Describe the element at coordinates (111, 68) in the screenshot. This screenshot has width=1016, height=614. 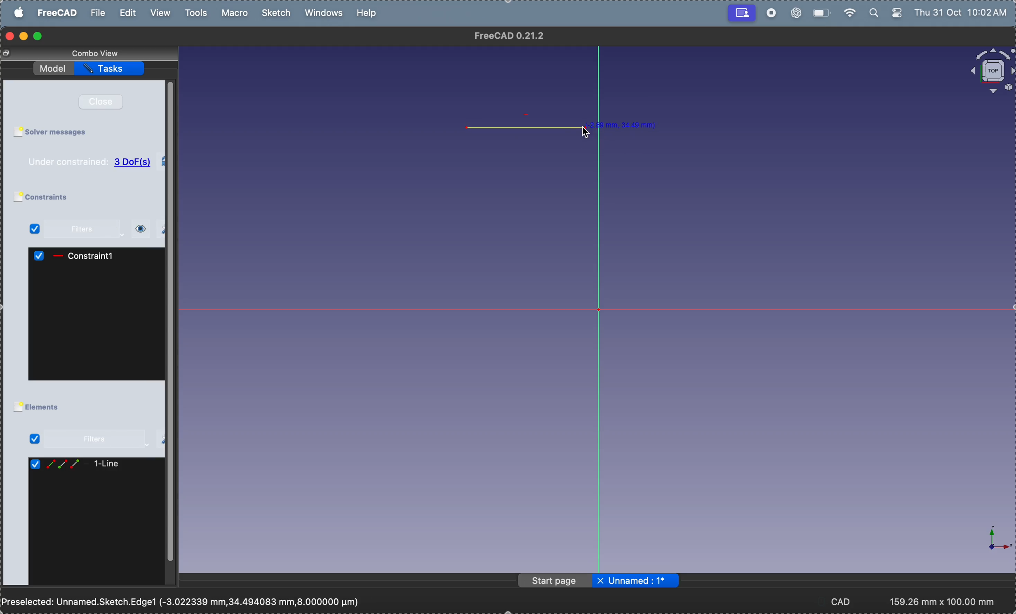
I see `task` at that location.